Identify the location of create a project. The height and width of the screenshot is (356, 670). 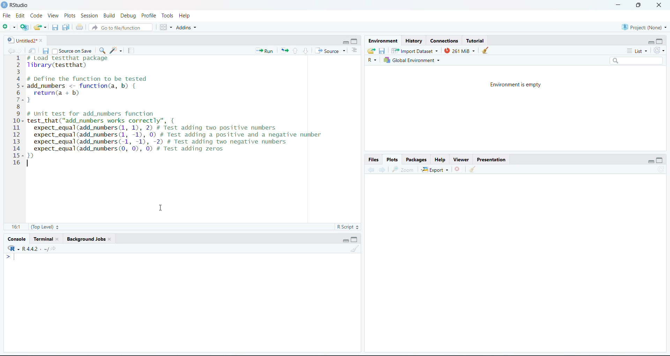
(24, 27).